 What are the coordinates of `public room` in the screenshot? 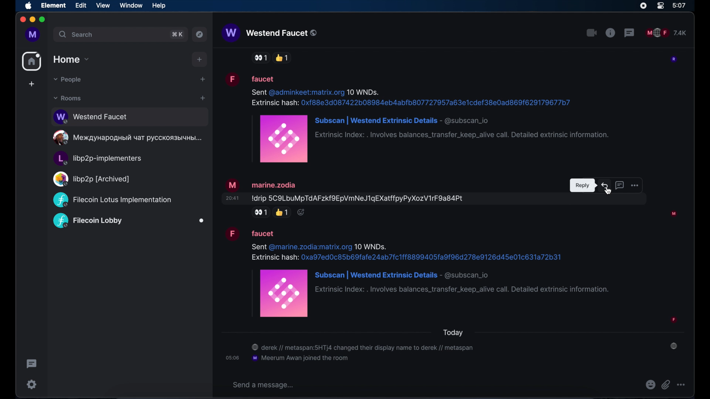 It's located at (98, 159).